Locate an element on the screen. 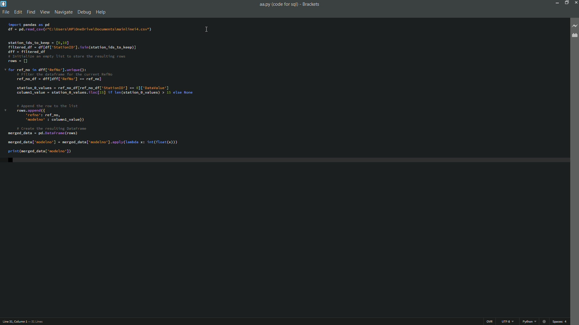 The image size is (579, 325). close app button is located at coordinates (575, 3).